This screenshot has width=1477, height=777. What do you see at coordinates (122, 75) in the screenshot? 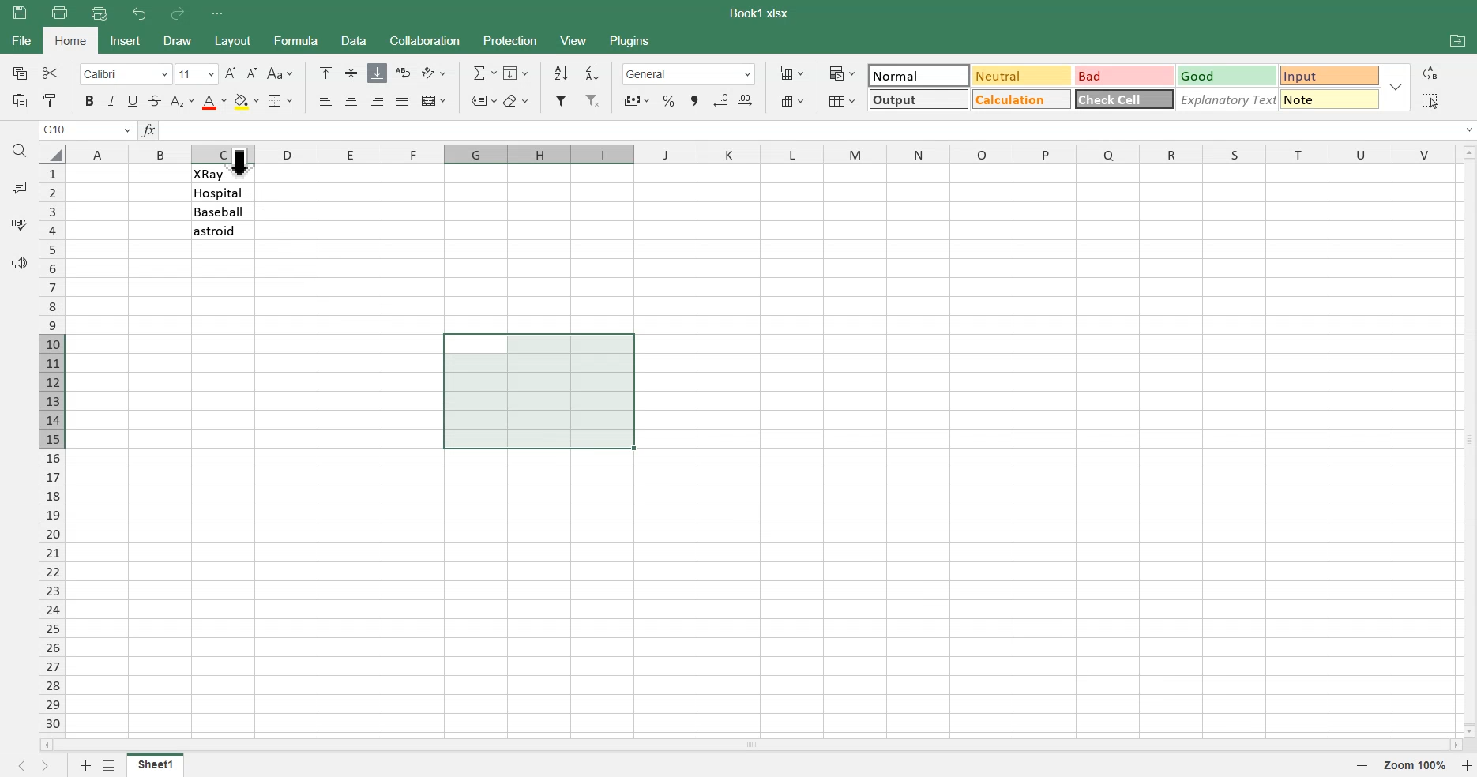
I see `Calibri (Change Font)` at bounding box center [122, 75].